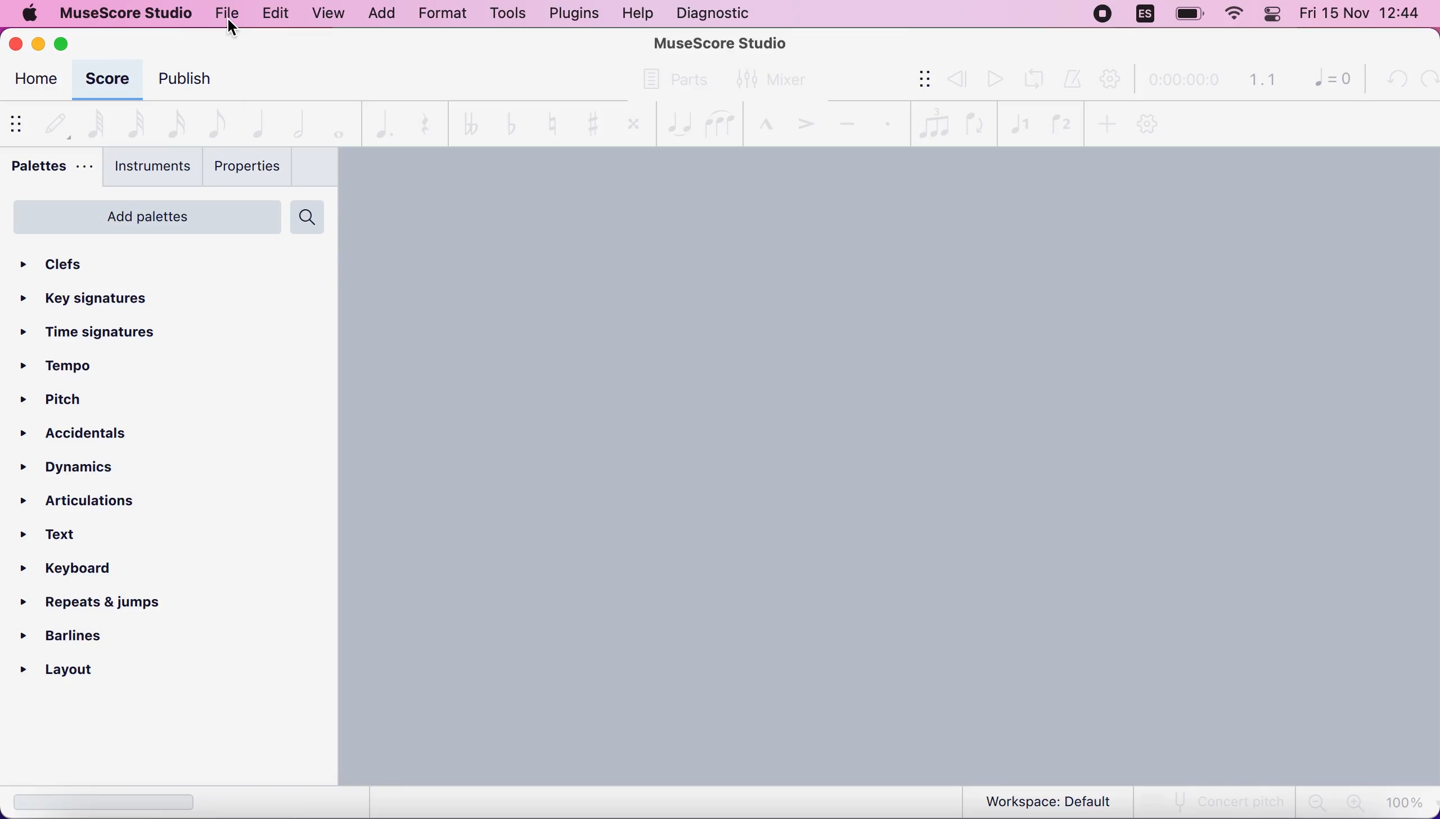 This screenshot has height=819, width=1440. Describe the element at coordinates (629, 121) in the screenshot. I see `toggle double sharp ` at that location.